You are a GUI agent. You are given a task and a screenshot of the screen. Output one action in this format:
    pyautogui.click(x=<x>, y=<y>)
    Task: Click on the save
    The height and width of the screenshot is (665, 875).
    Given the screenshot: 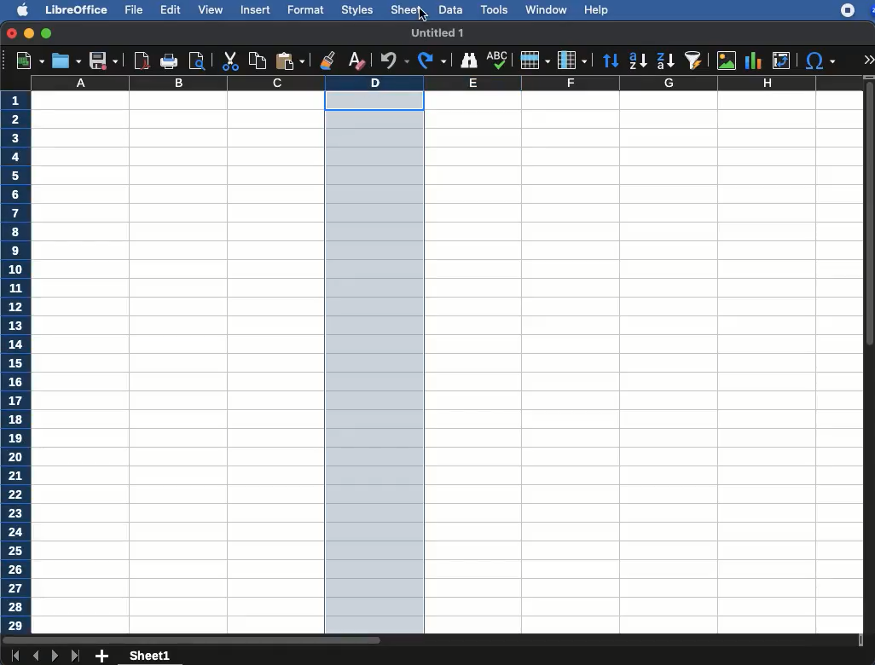 What is the action you would take?
    pyautogui.click(x=102, y=61)
    